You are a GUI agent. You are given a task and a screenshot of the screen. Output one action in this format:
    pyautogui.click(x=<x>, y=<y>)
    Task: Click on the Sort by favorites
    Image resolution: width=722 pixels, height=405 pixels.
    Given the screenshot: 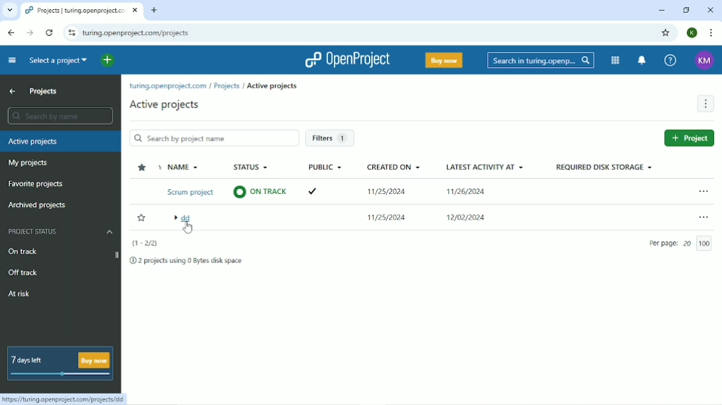 What is the action you would take?
    pyautogui.click(x=144, y=167)
    